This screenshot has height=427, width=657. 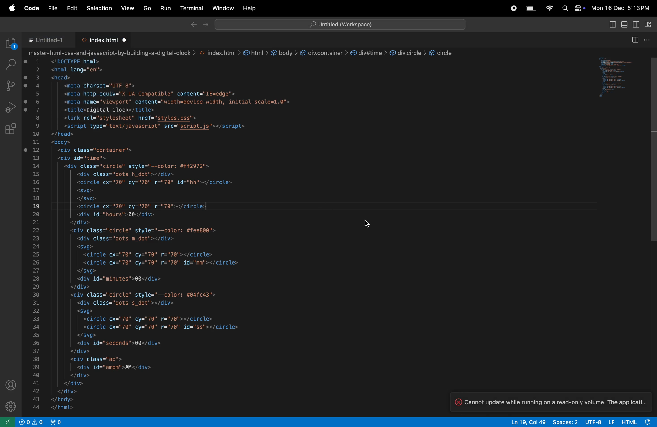 What do you see at coordinates (123, 279) in the screenshot?
I see `<div id="minutes">00</div>` at bounding box center [123, 279].